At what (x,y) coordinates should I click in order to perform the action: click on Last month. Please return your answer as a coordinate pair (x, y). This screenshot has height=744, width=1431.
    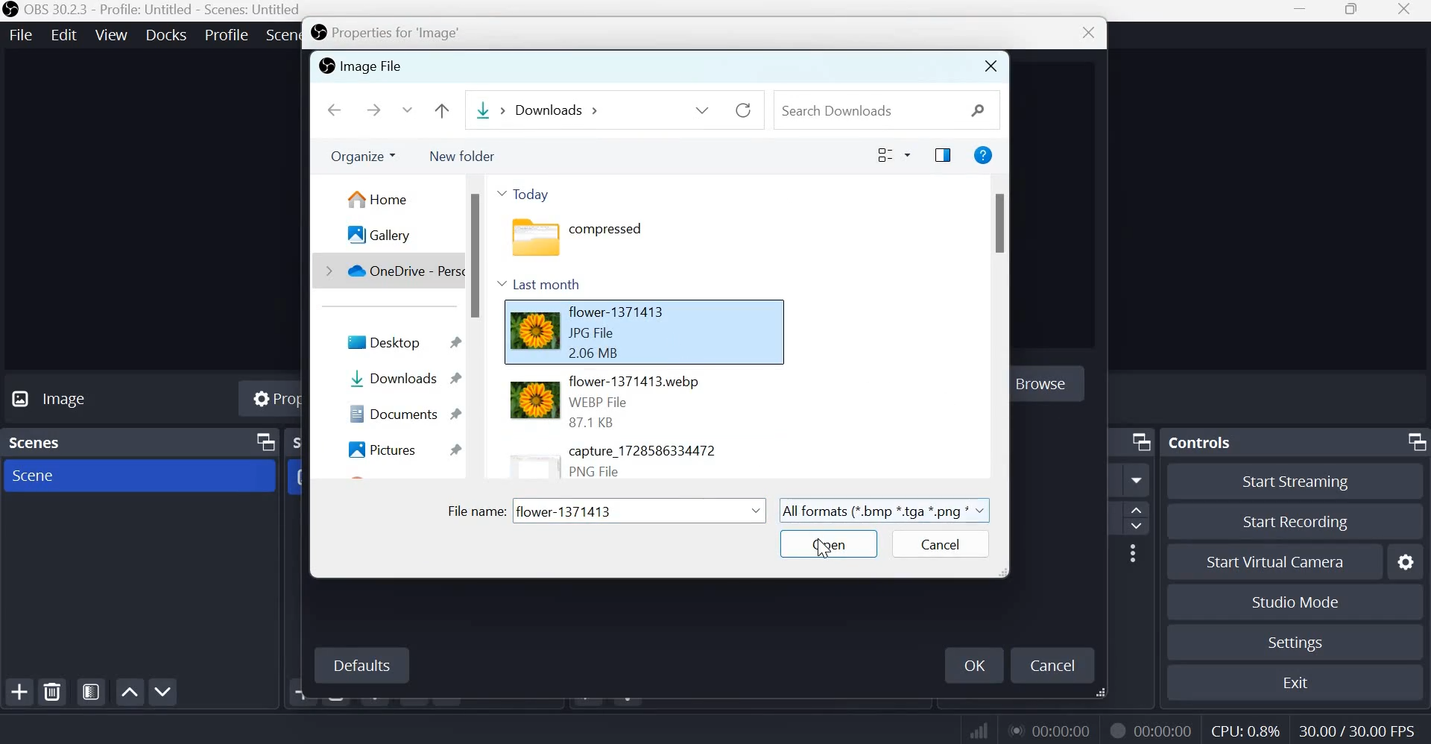
    Looking at the image, I should click on (548, 283).